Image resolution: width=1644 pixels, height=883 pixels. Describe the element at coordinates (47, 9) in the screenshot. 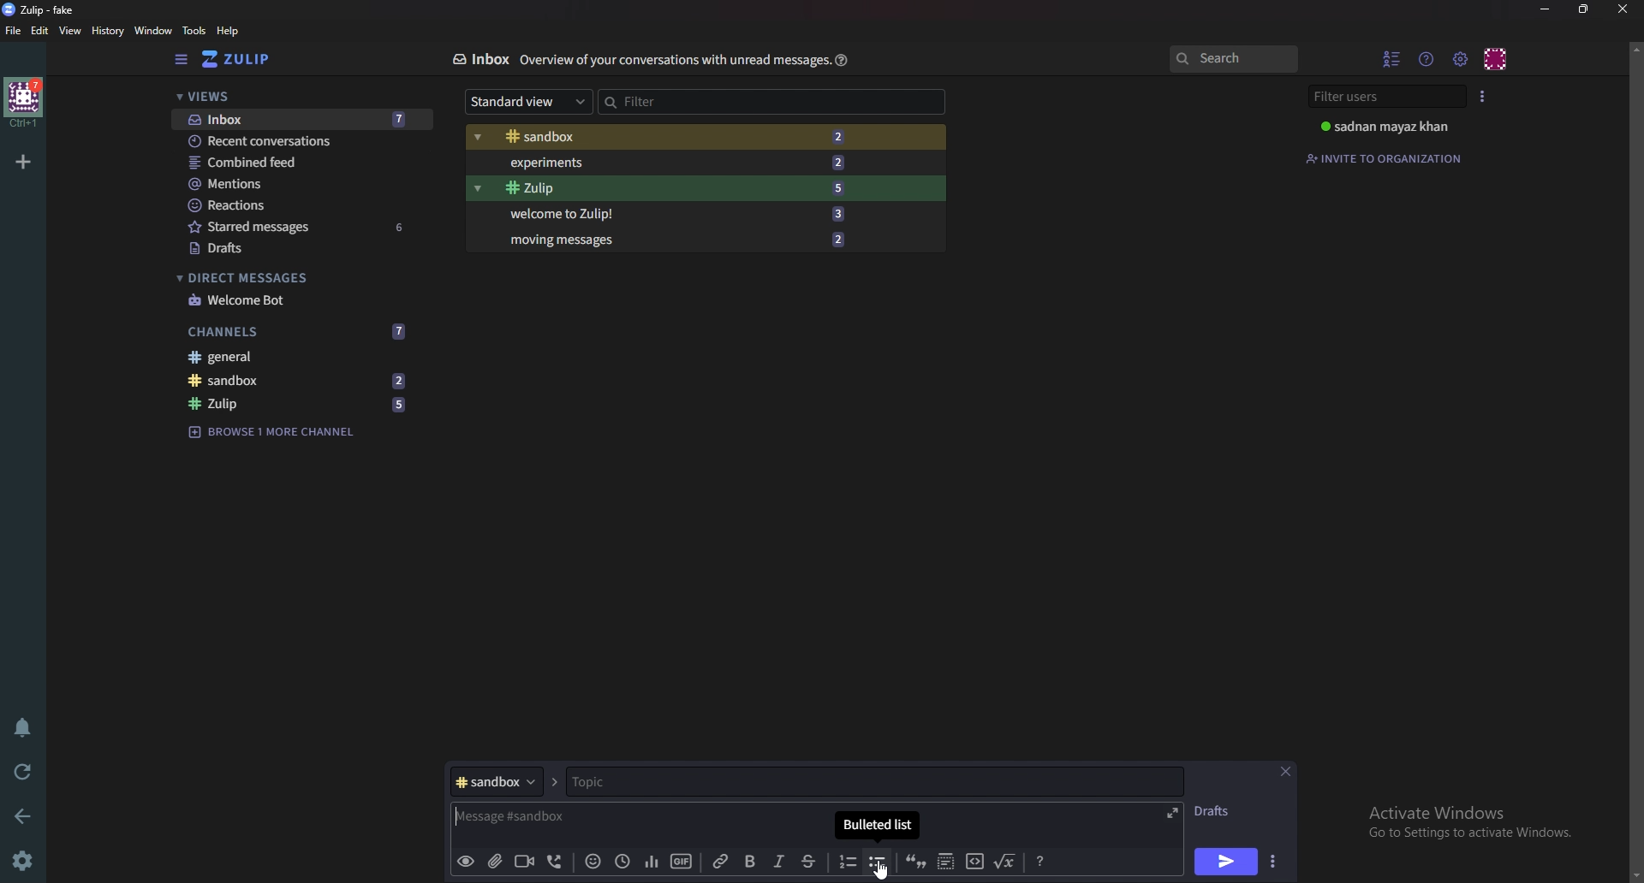

I see `title` at that location.